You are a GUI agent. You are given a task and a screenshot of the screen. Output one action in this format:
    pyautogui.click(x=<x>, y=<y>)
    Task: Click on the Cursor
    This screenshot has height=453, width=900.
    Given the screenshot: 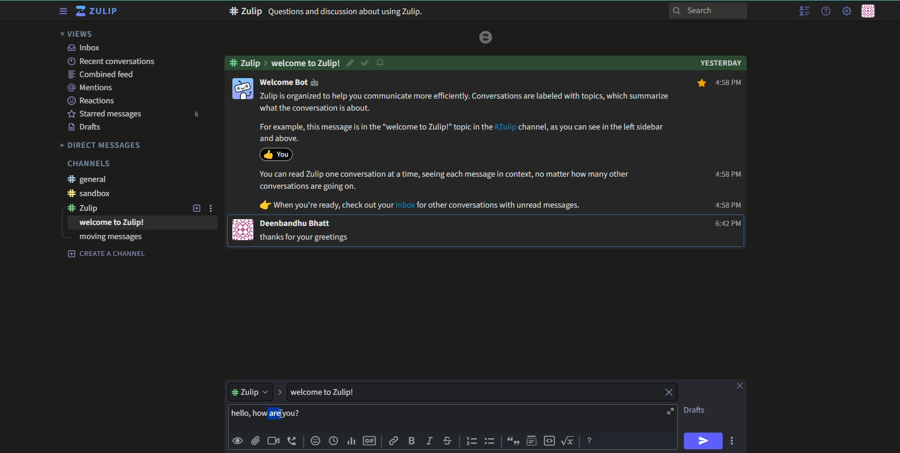 What is the action you would take?
    pyautogui.click(x=285, y=415)
    